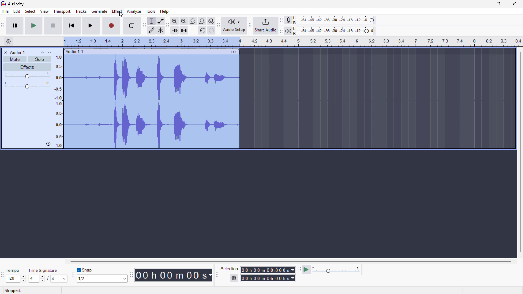  I want to click on Zoom out, so click(184, 21).